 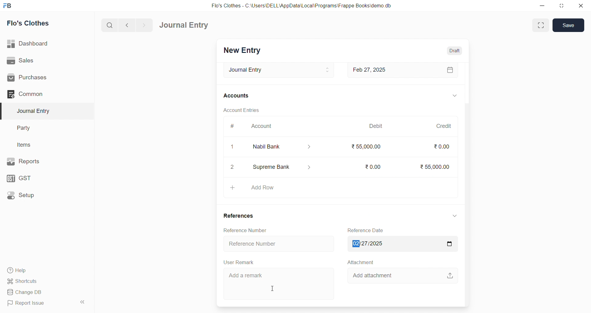 What do you see at coordinates (34, 44) in the screenshot?
I see `| Dashboard` at bounding box center [34, 44].